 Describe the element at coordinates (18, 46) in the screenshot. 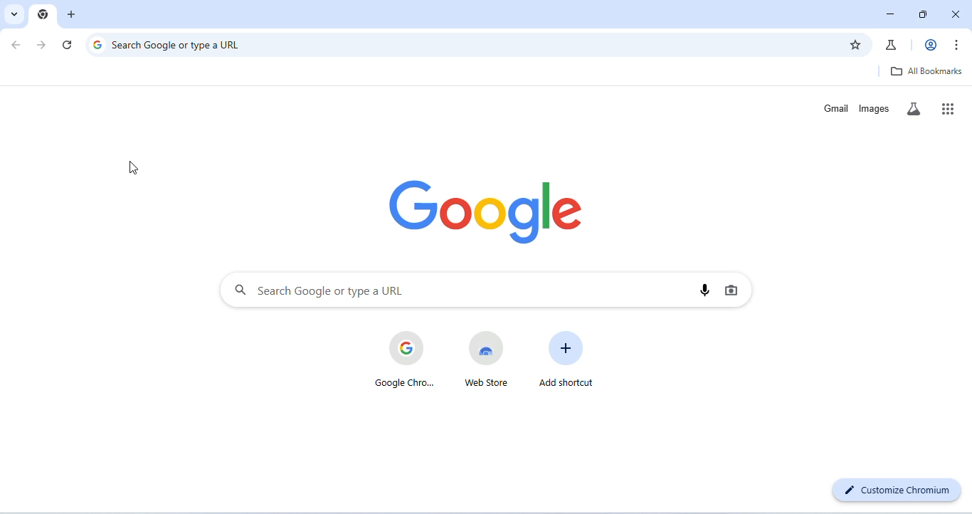

I see `go back` at that location.